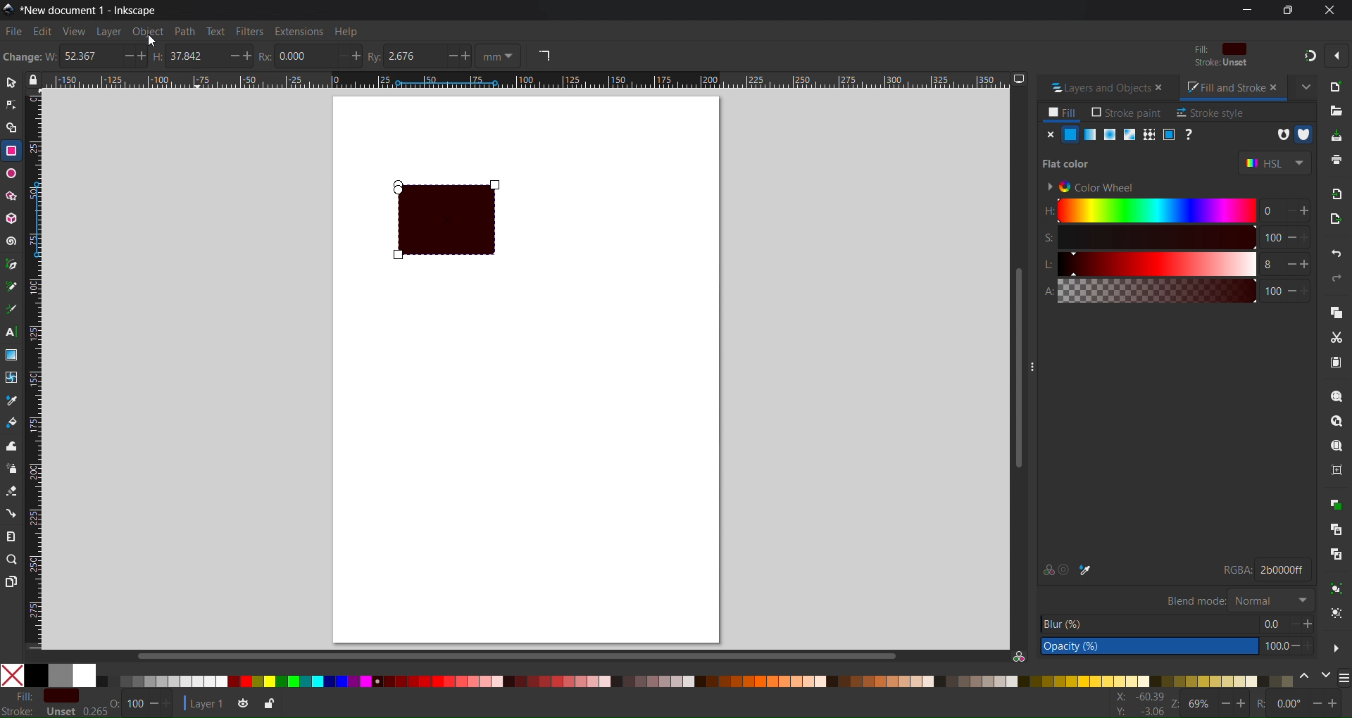 This screenshot has height=718, width=1352. I want to click on decrease blur, so click(1289, 623).